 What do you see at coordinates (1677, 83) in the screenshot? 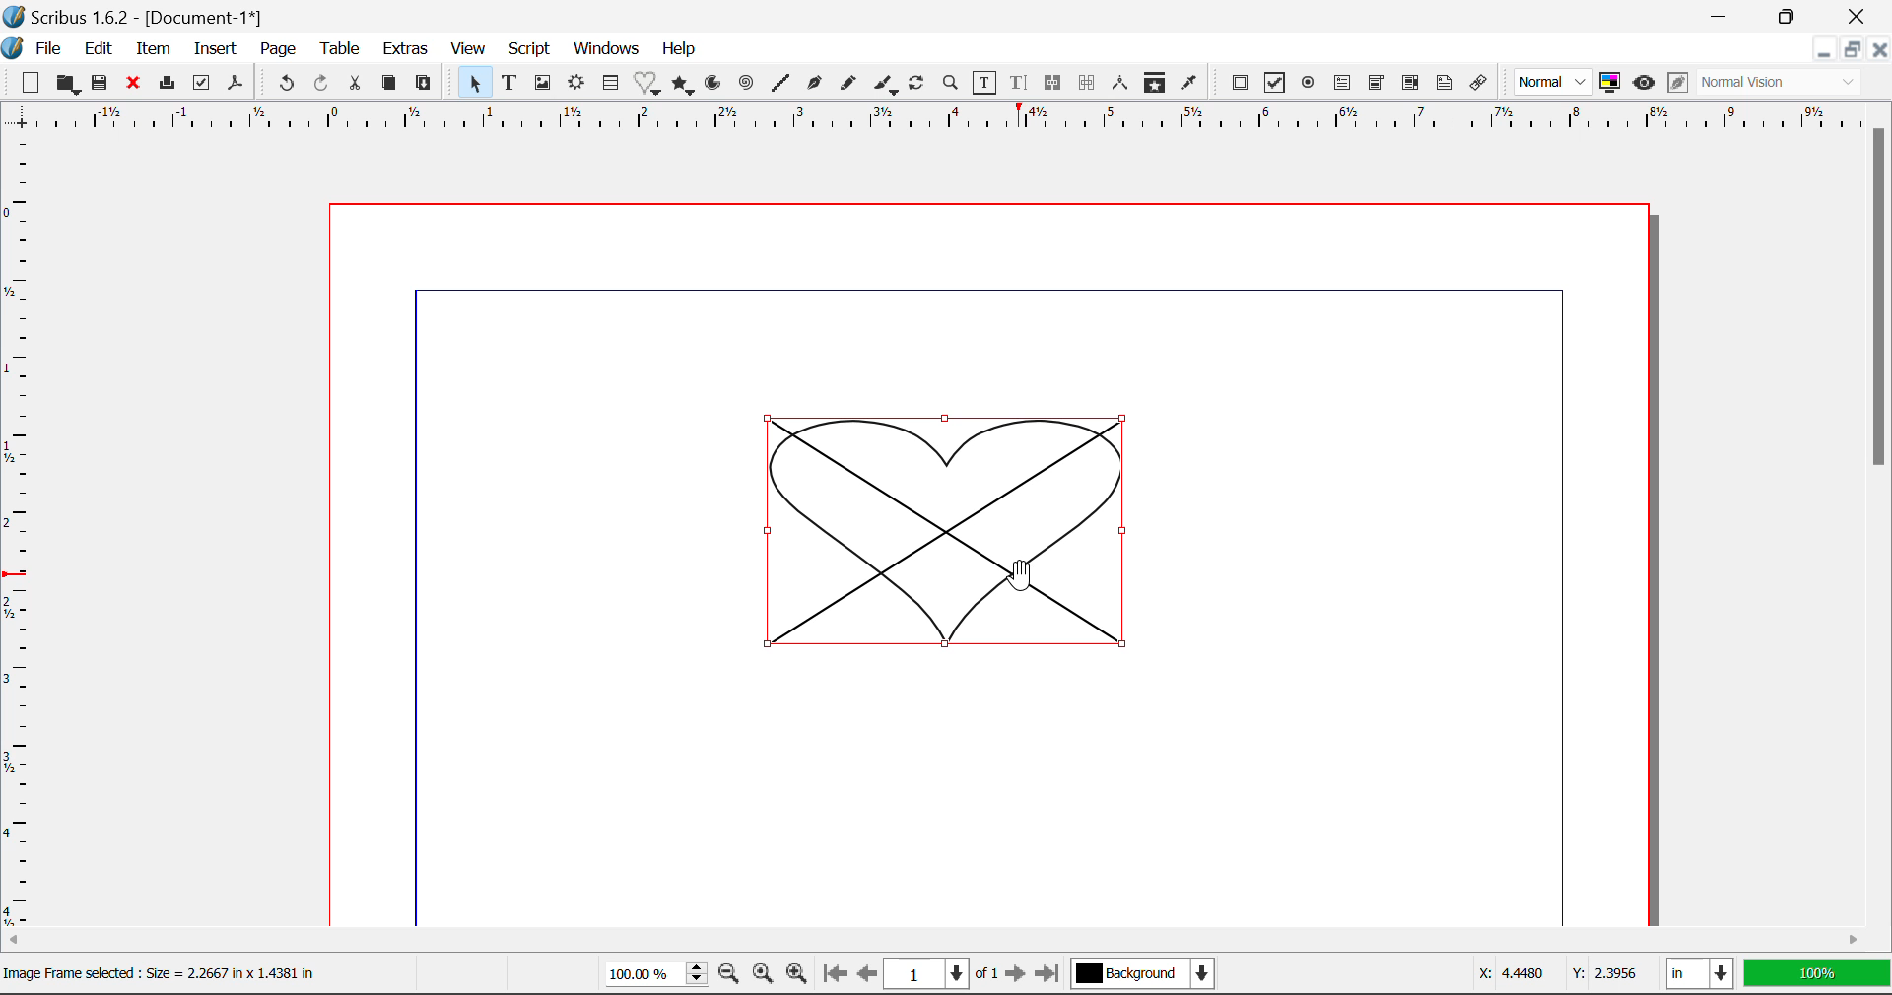
I see `Edit in Preview Mode` at bounding box center [1677, 83].